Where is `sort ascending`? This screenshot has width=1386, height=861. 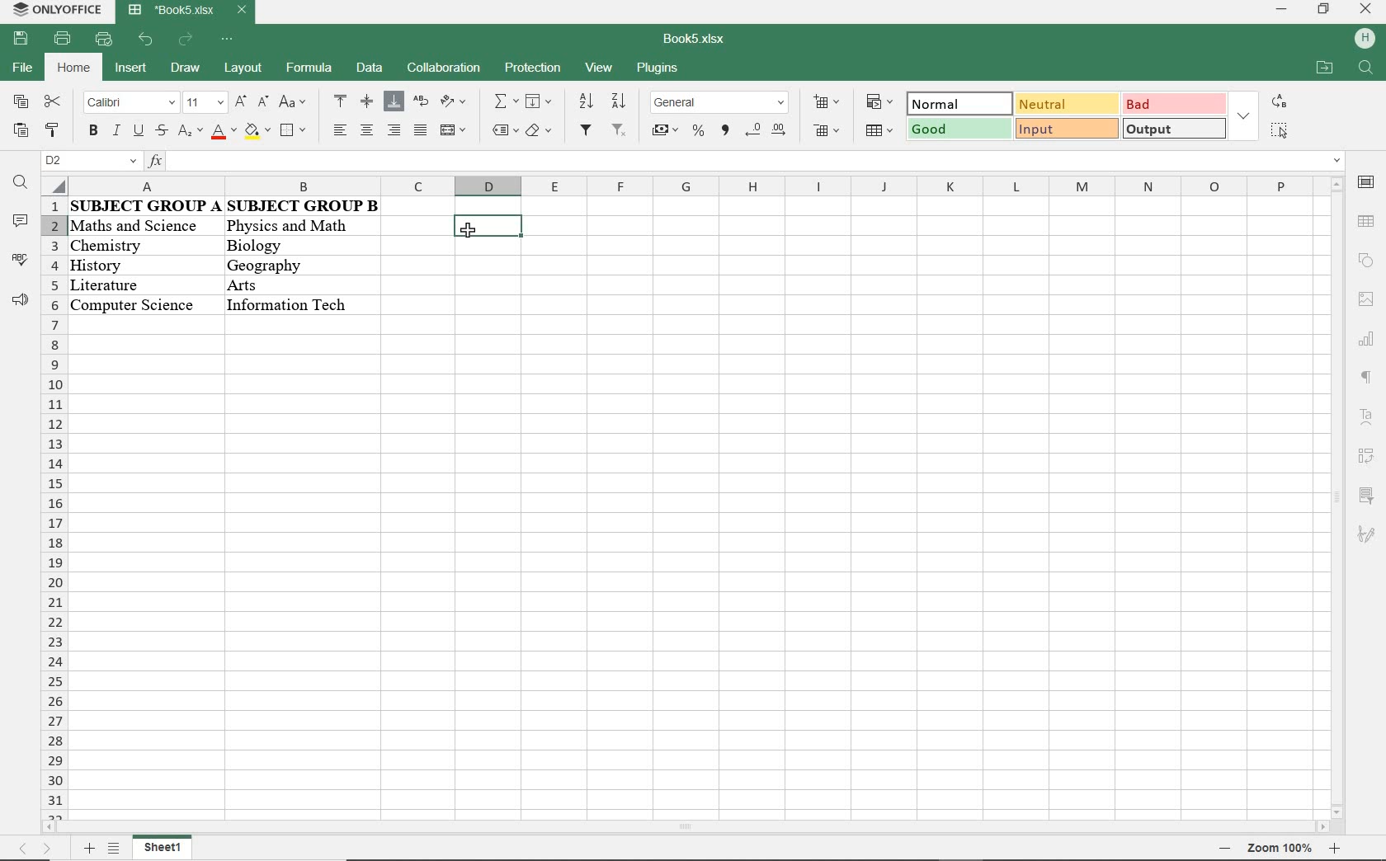 sort ascending is located at coordinates (584, 101).